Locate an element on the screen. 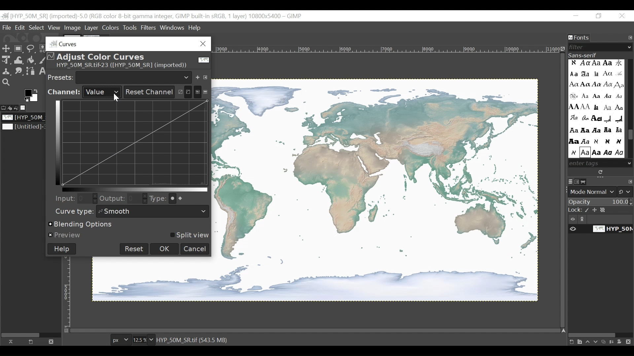  Preview is located at coordinates (65, 235).